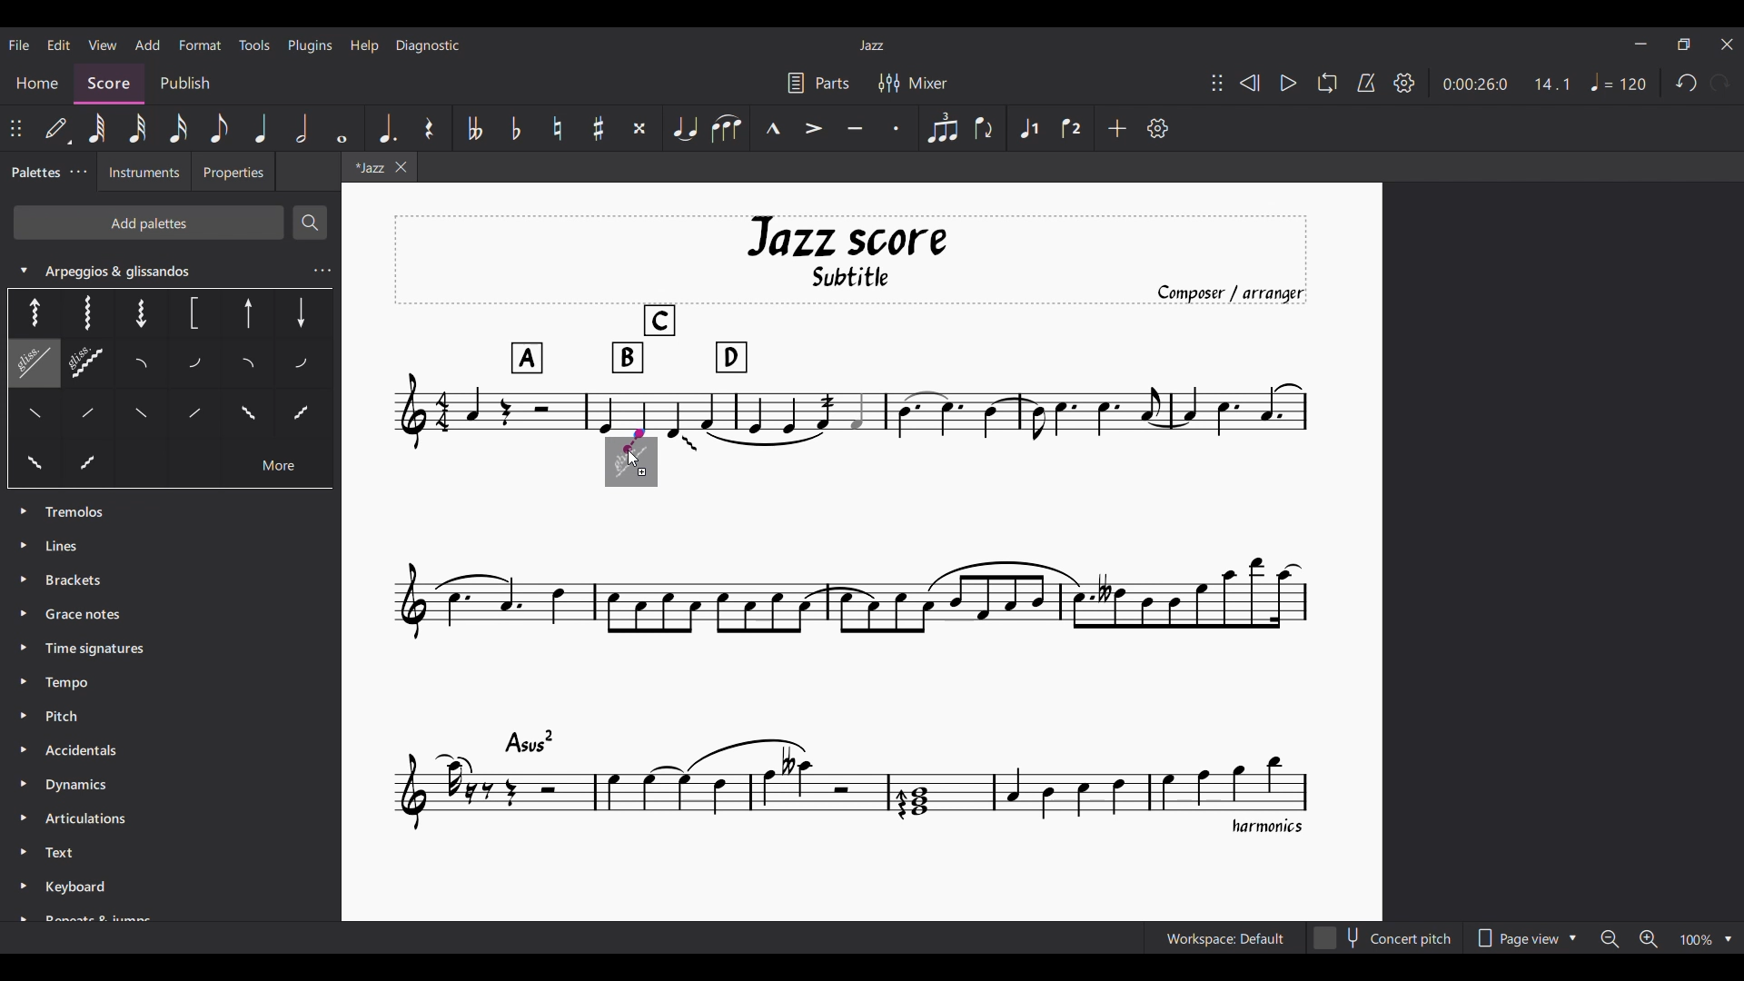 This screenshot has height=981, width=1744. Describe the element at coordinates (1728, 45) in the screenshot. I see `Close interface` at that location.